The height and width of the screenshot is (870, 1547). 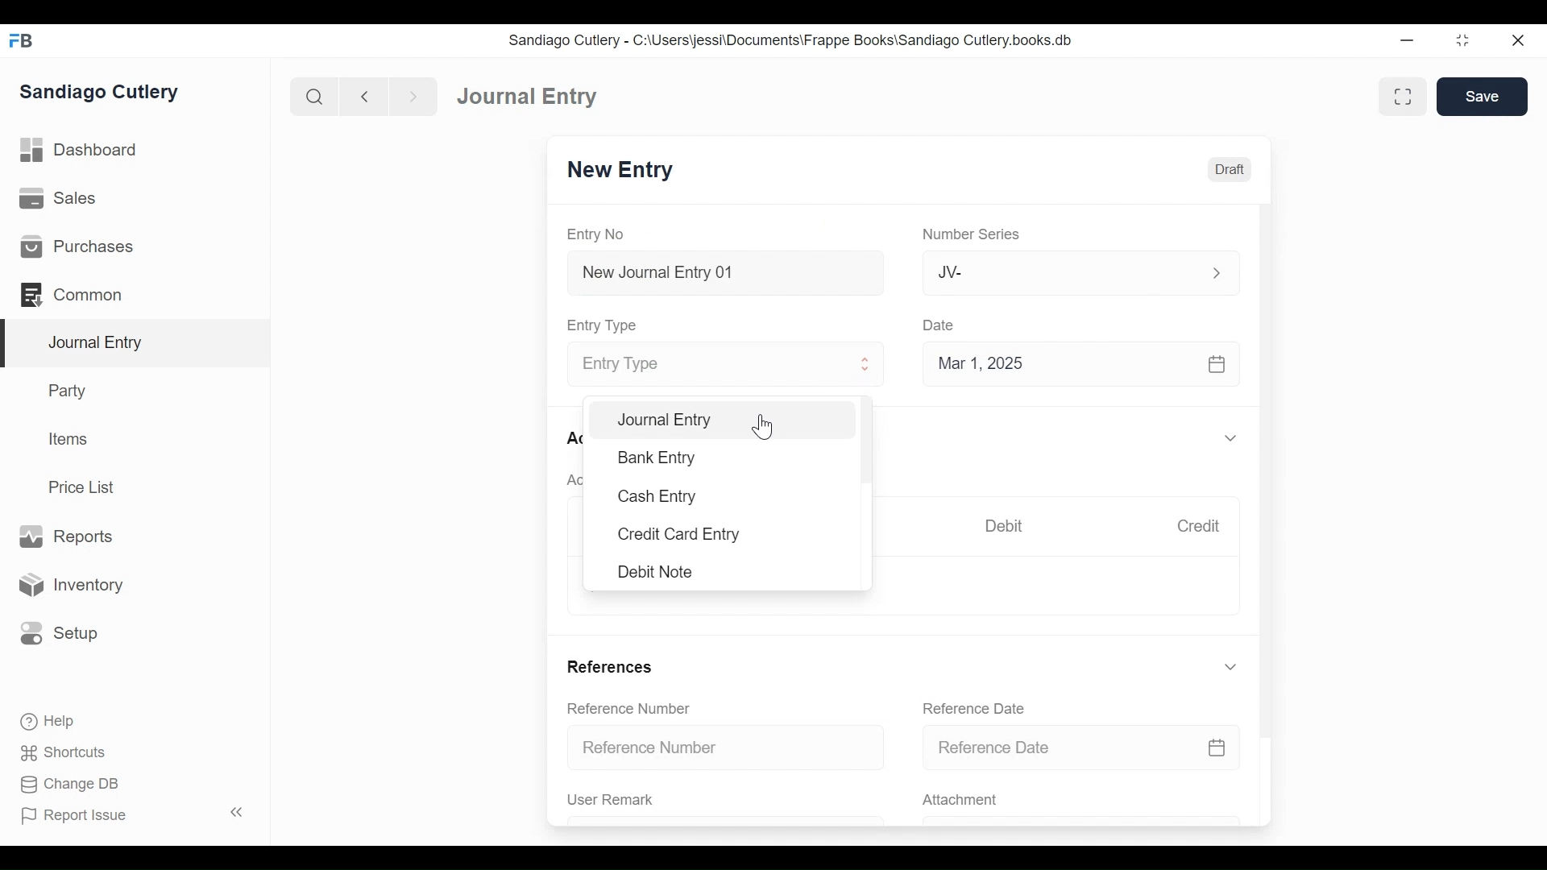 What do you see at coordinates (939, 325) in the screenshot?
I see `Date` at bounding box center [939, 325].